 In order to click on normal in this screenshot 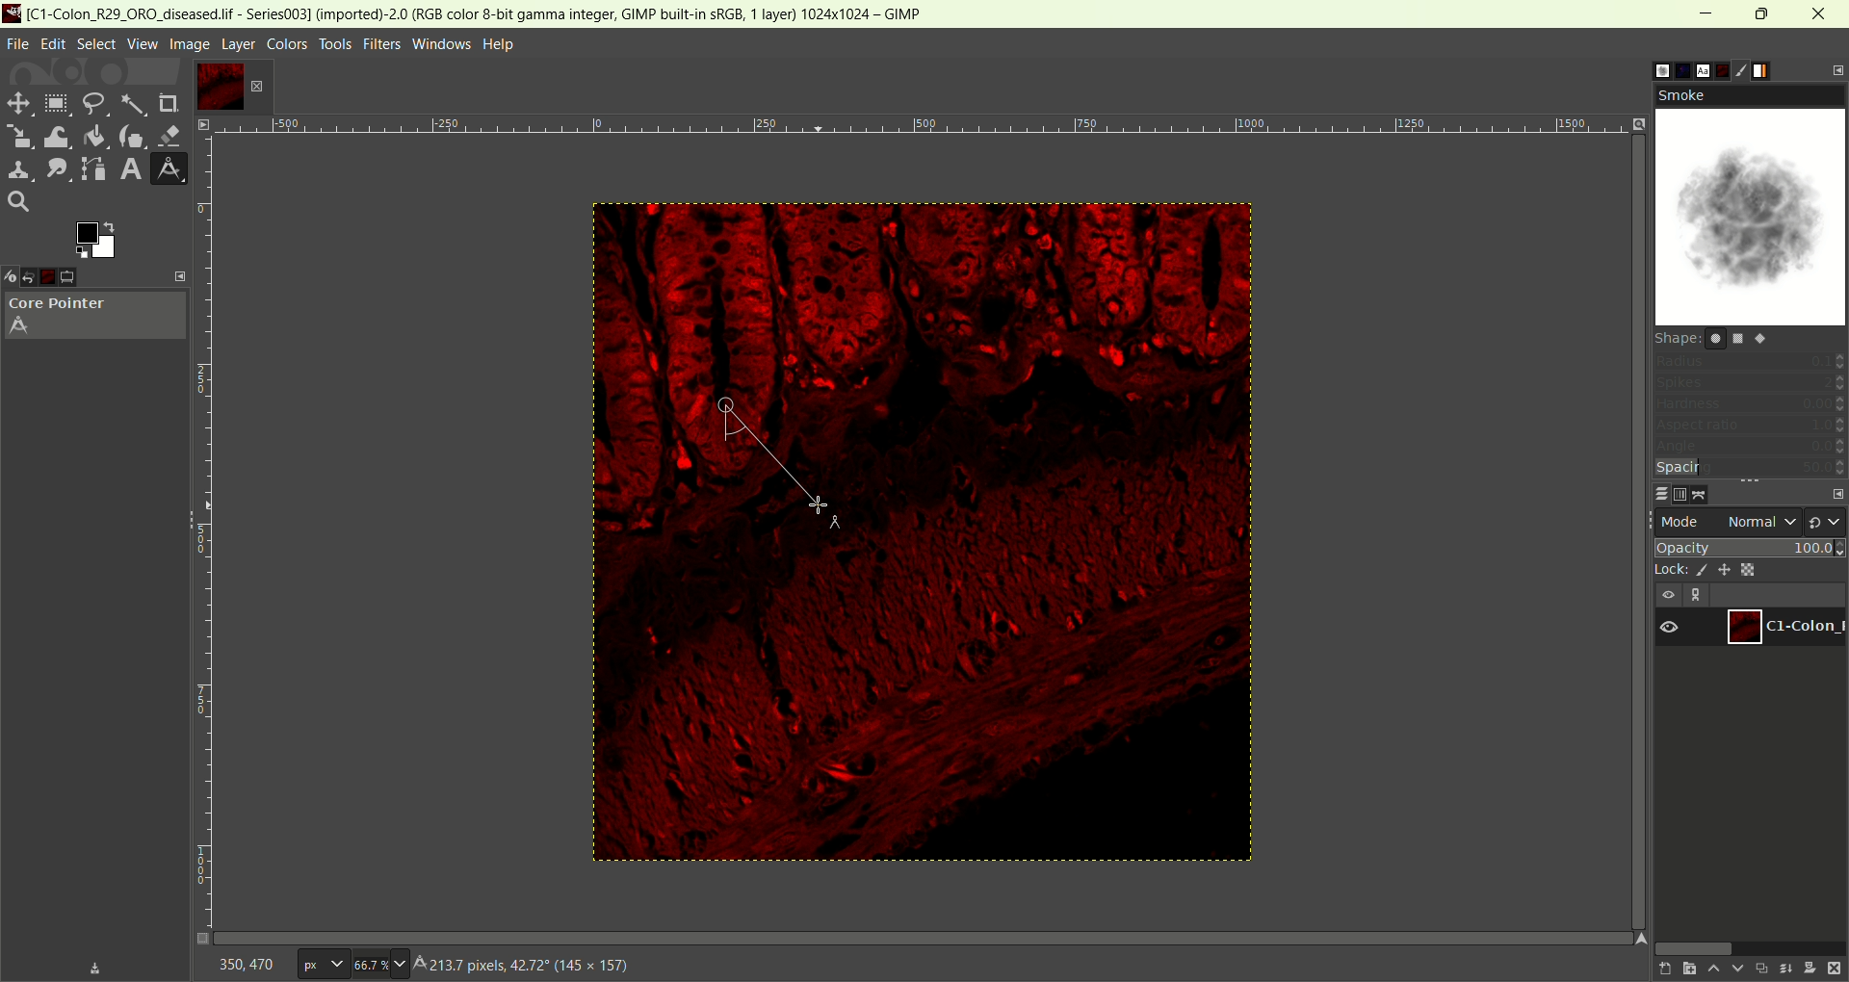, I will do `click(1761, 521)`.